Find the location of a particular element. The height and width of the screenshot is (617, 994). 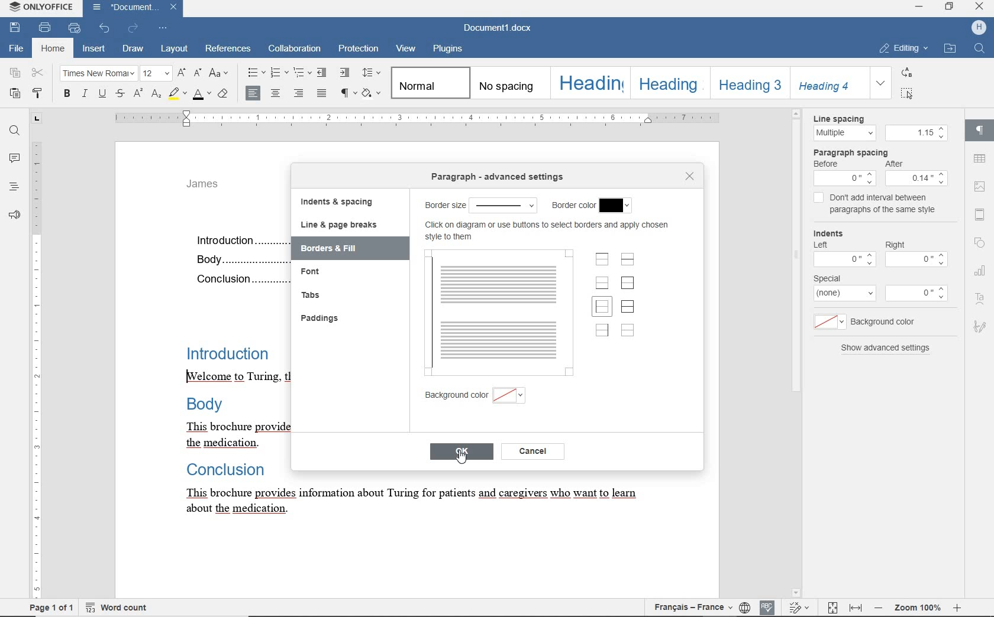

set outer border and all inner lines is located at coordinates (628, 306).